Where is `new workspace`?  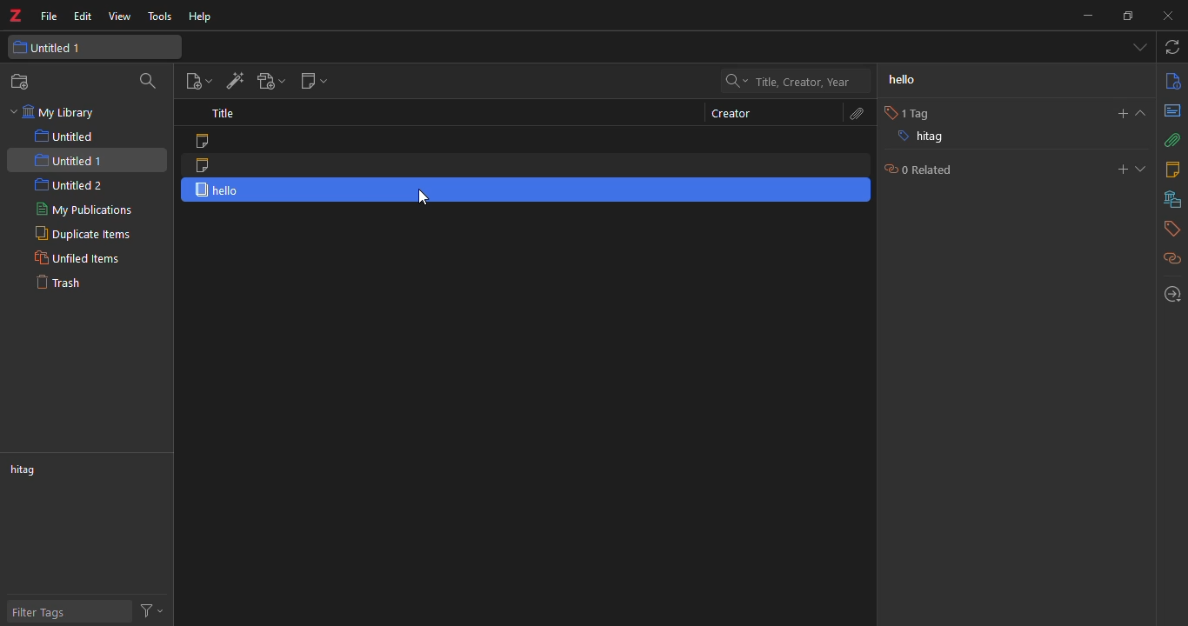
new workspace is located at coordinates (22, 81).